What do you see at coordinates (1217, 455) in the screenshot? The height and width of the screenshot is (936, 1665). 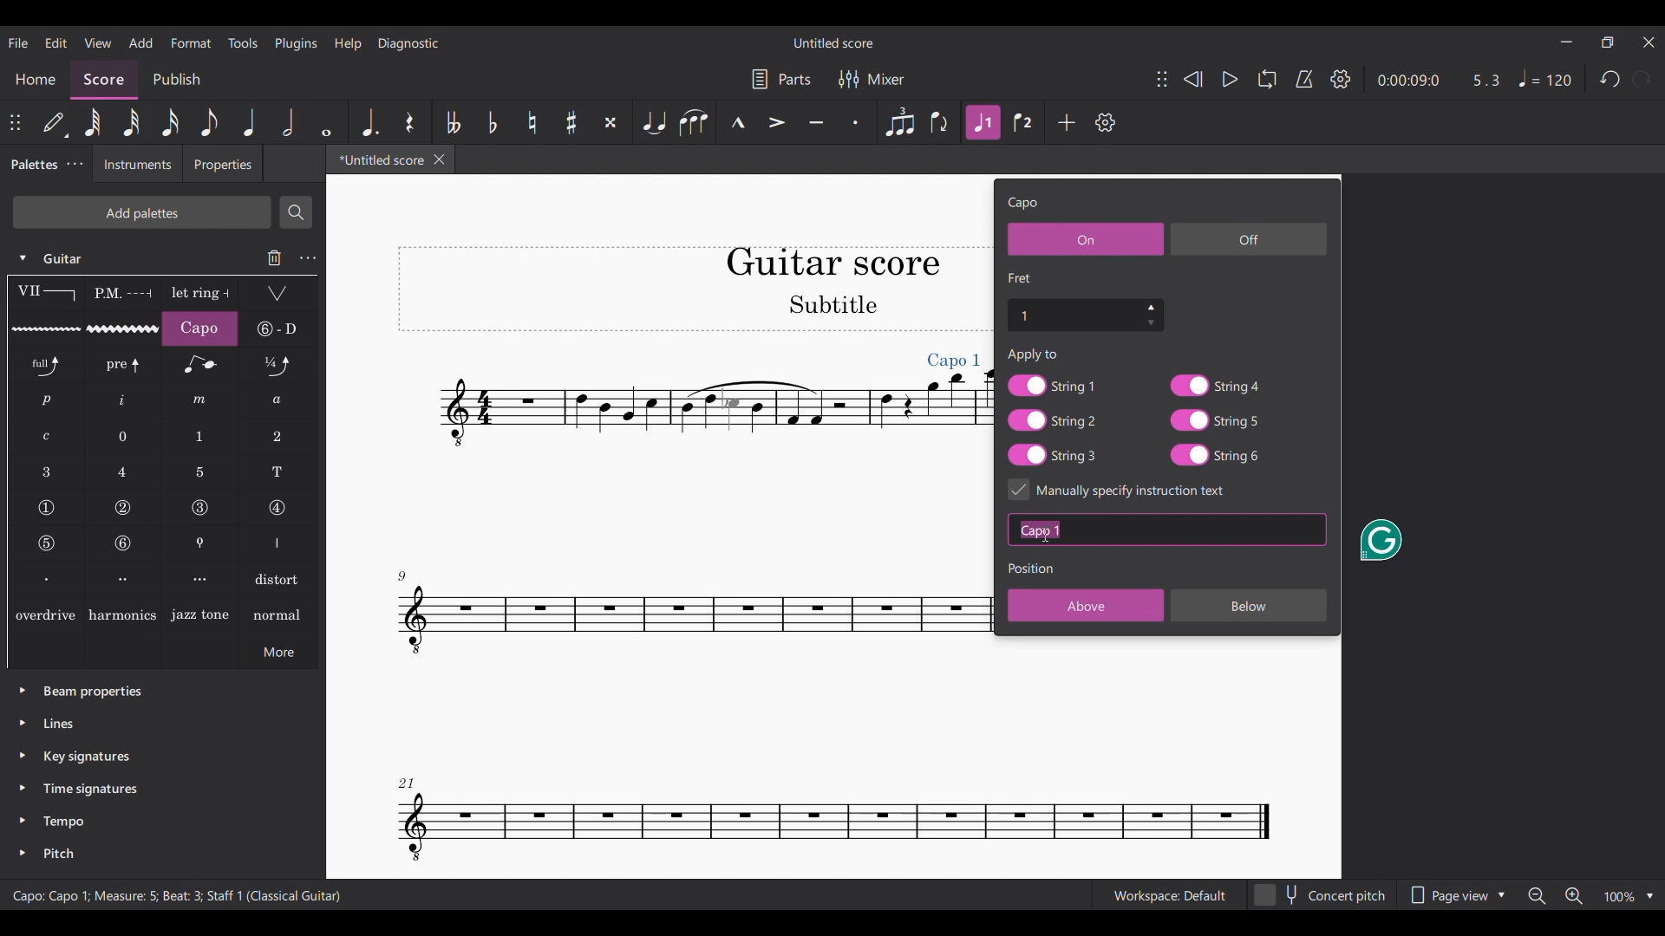 I see `String 6 toggle` at bounding box center [1217, 455].